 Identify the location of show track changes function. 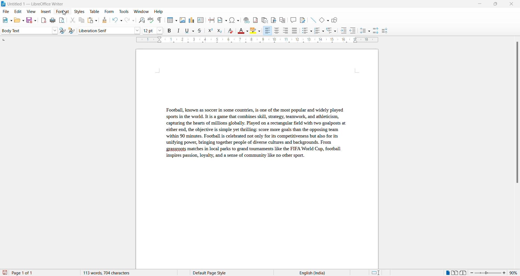
(282, 19).